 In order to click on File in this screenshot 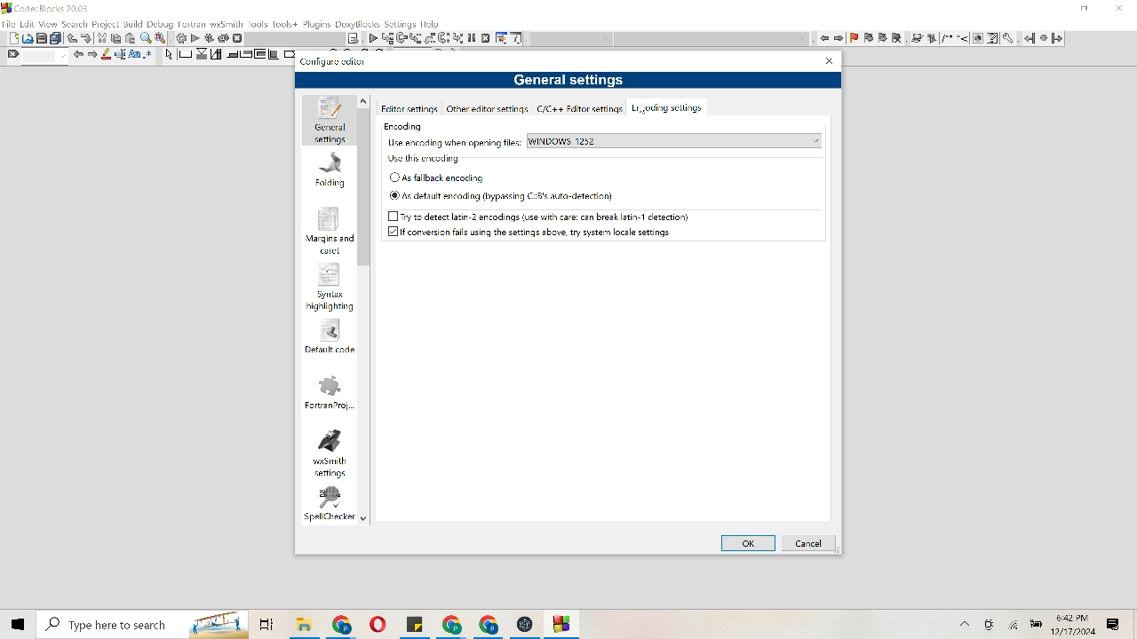, I will do `click(489, 625)`.